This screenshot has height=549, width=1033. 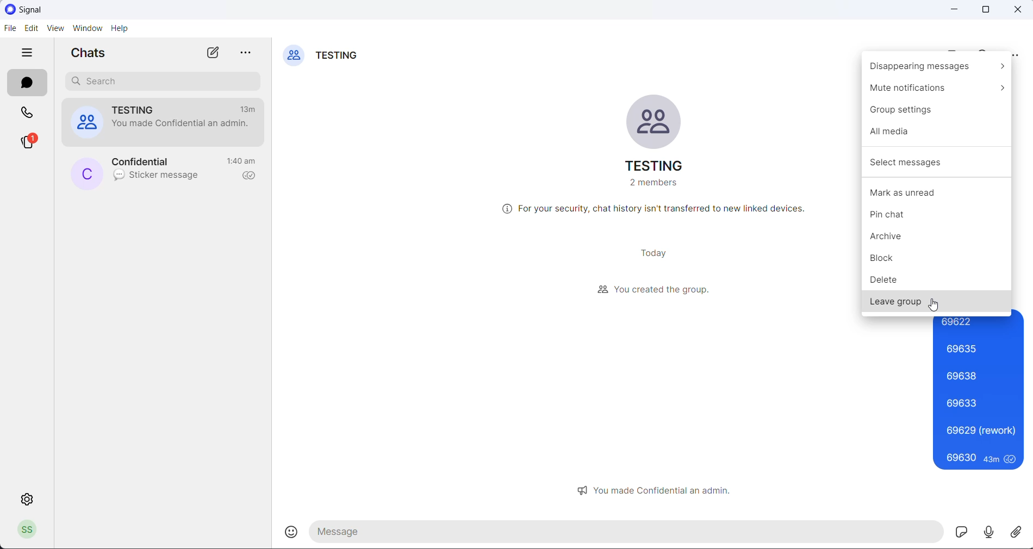 What do you see at coordinates (937, 217) in the screenshot?
I see `pin chat` at bounding box center [937, 217].